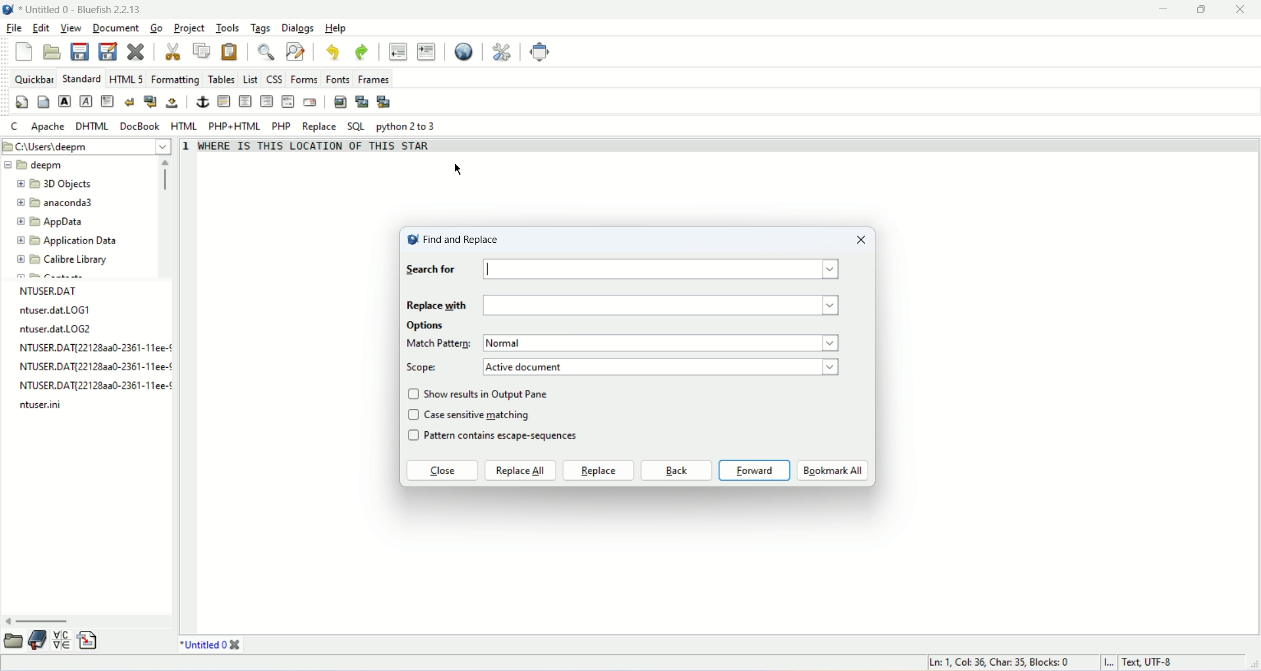  Describe the element at coordinates (265, 53) in the screenshot. I see `find` at that location.